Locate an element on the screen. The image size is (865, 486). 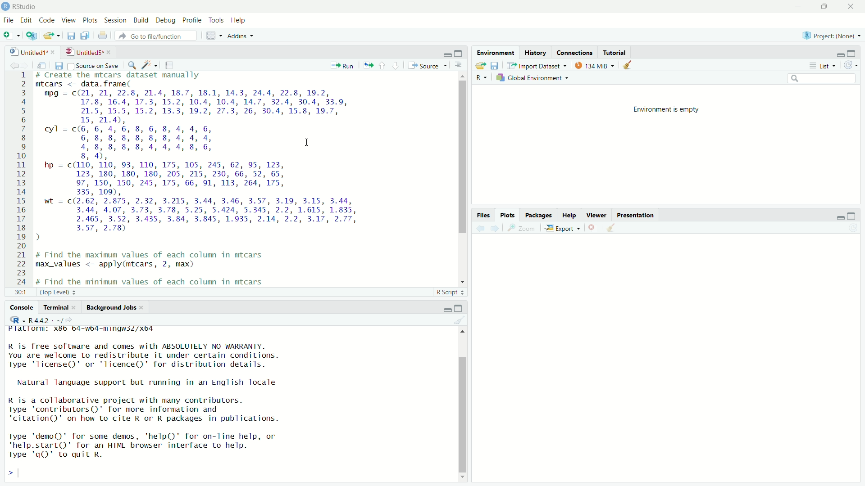
copy is located at coordinates (84, 36).